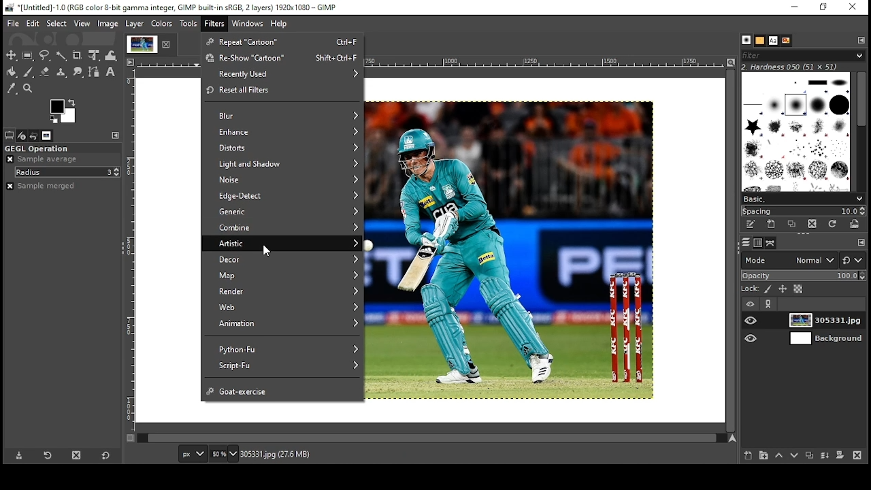  Describe the element at coordinates (802, 199) in the screenshot. I see `select brush collection` at that location.